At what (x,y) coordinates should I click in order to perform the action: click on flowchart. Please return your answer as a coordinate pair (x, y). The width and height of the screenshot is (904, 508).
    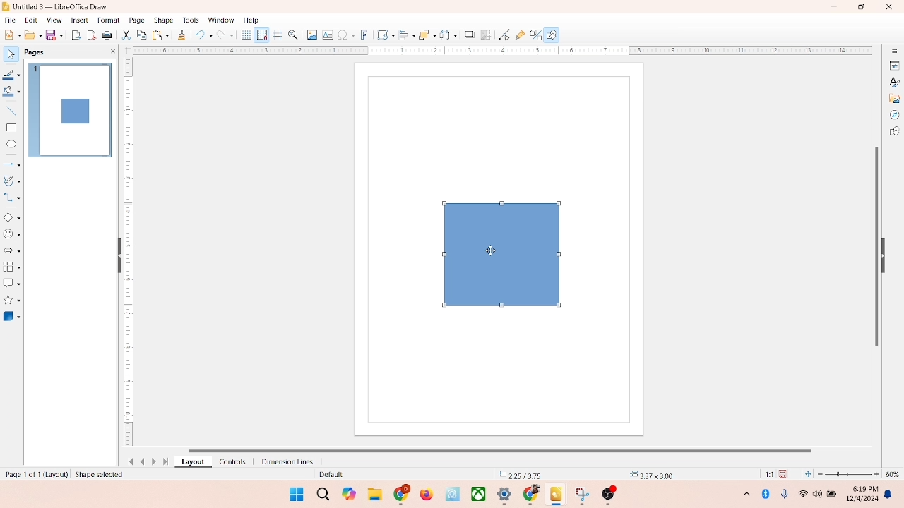
    Looking at the image, I should click on (11, 267).